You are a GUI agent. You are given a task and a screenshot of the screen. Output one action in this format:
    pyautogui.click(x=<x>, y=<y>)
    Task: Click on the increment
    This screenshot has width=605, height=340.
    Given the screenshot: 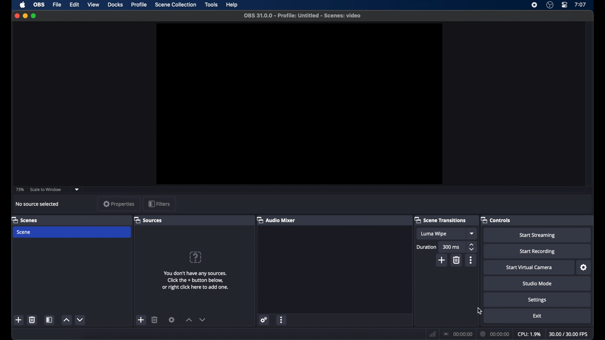 What is the action you would take?
    pyautogui.click(x=189, y=320)
    